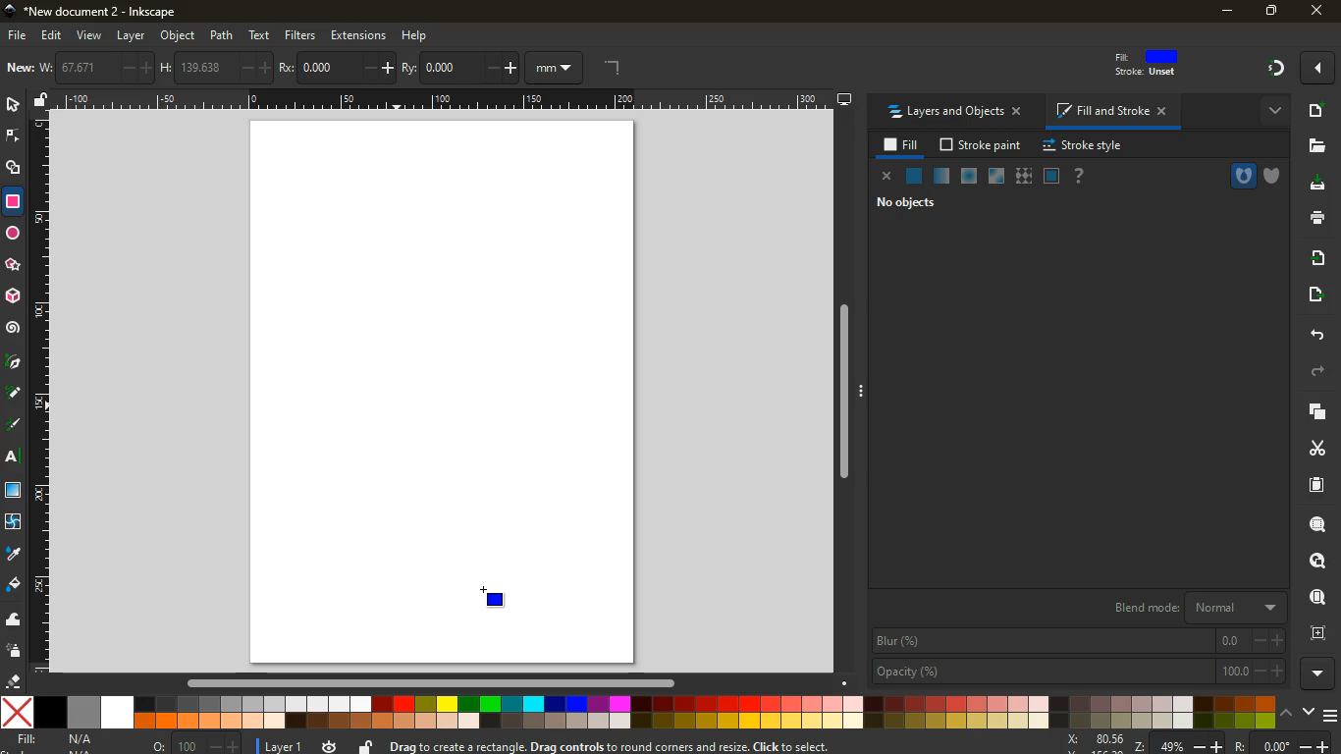  Describe the element at coordinates (844, 99) in the screenshot. I see `desktop` at that location.